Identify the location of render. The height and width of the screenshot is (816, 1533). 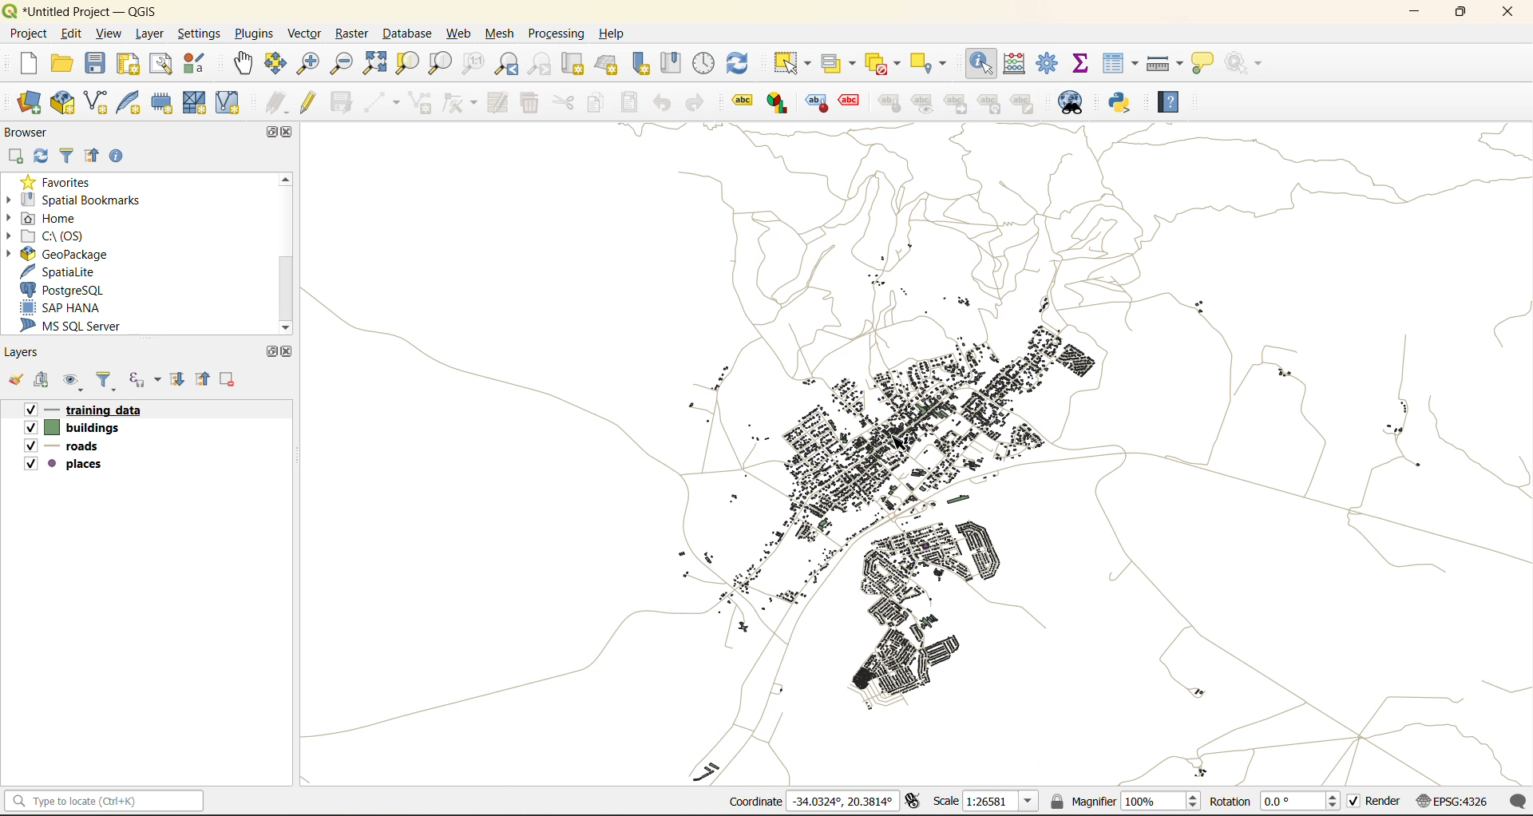
(1376, 804).